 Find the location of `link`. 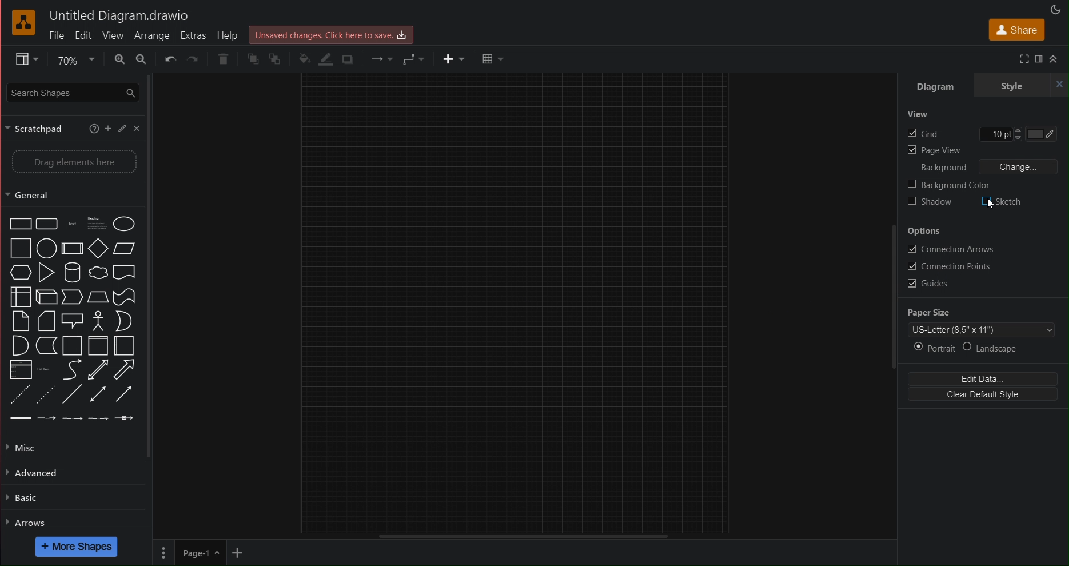

link is located at coordinates (20, 420).